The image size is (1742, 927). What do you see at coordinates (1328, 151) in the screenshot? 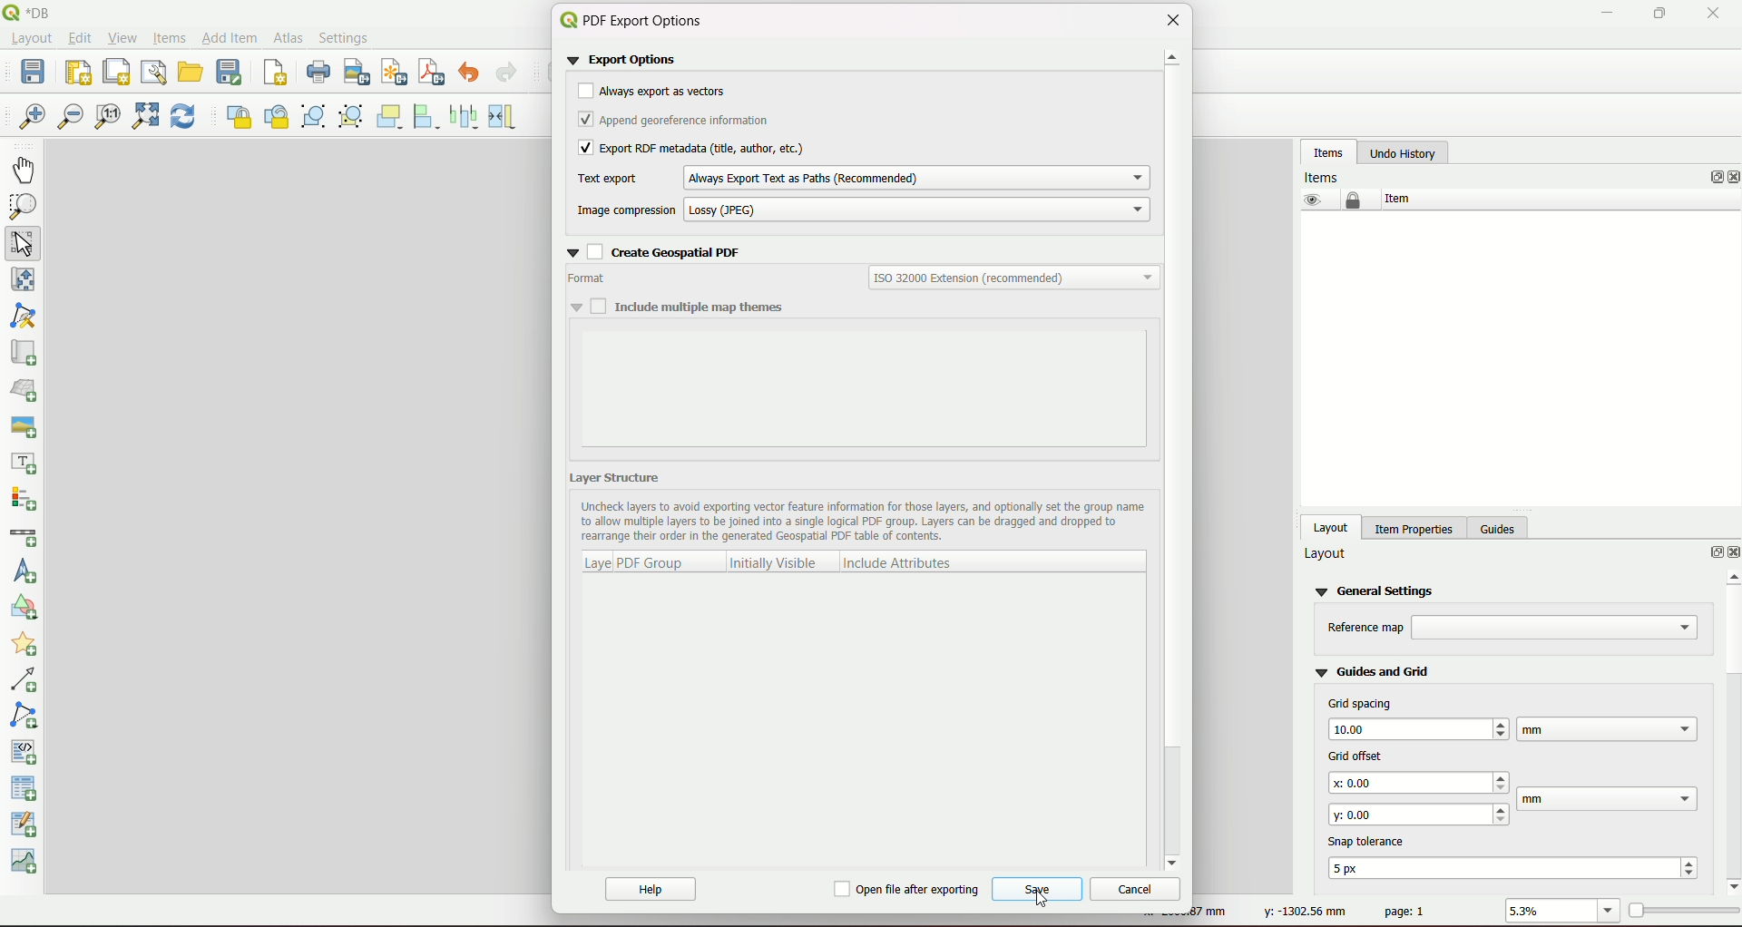
I see `items` at bounding box center [1328, 151].